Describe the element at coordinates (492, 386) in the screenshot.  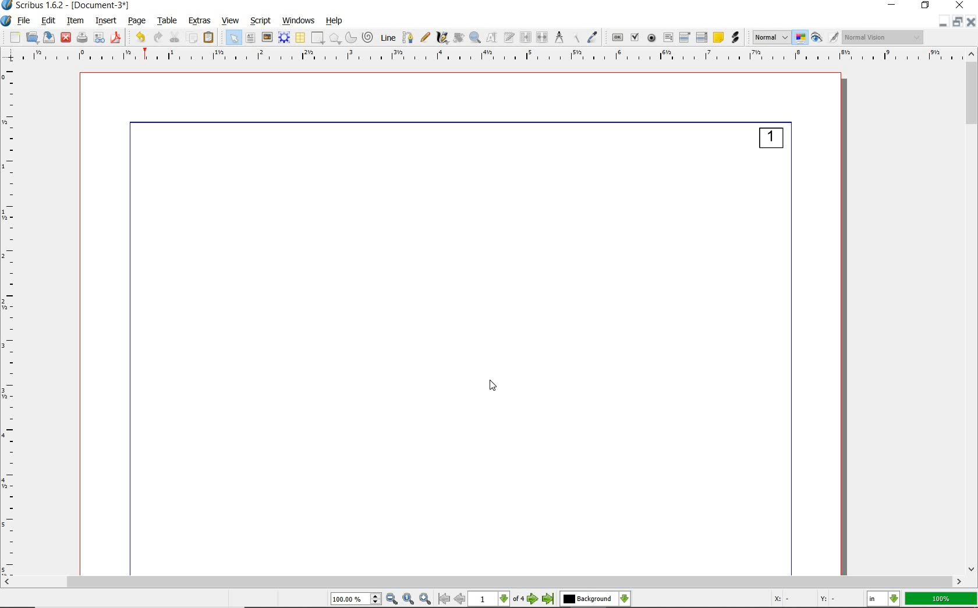
I see `Cursor Position` at that location.